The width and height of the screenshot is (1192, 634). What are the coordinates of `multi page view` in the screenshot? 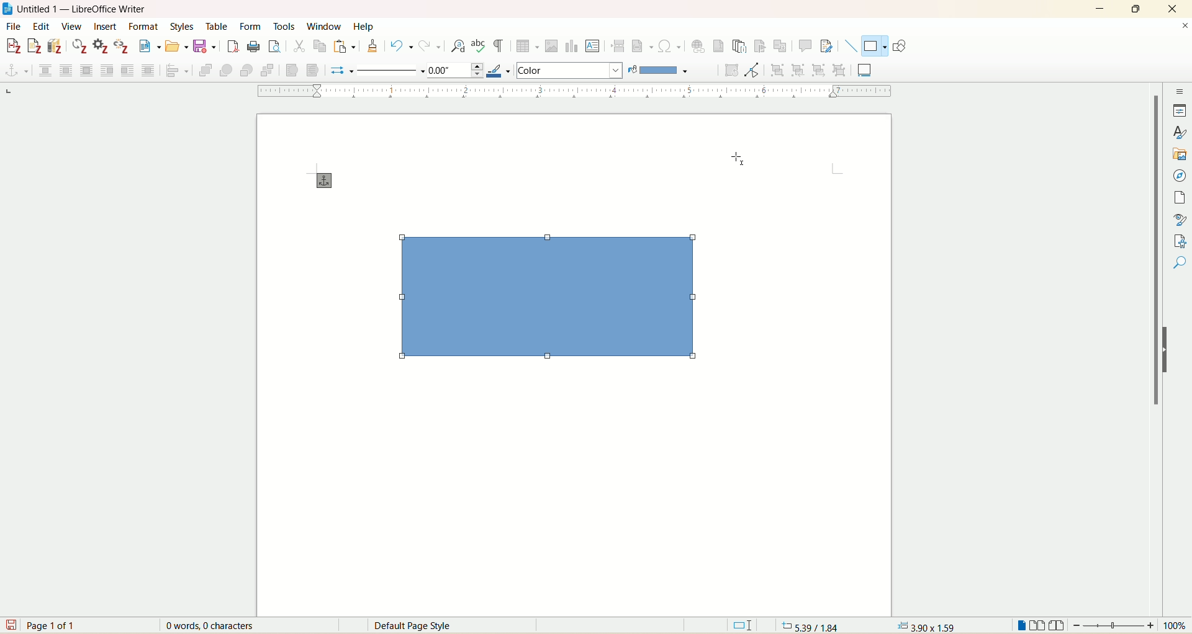 It's located at (1038, 625).